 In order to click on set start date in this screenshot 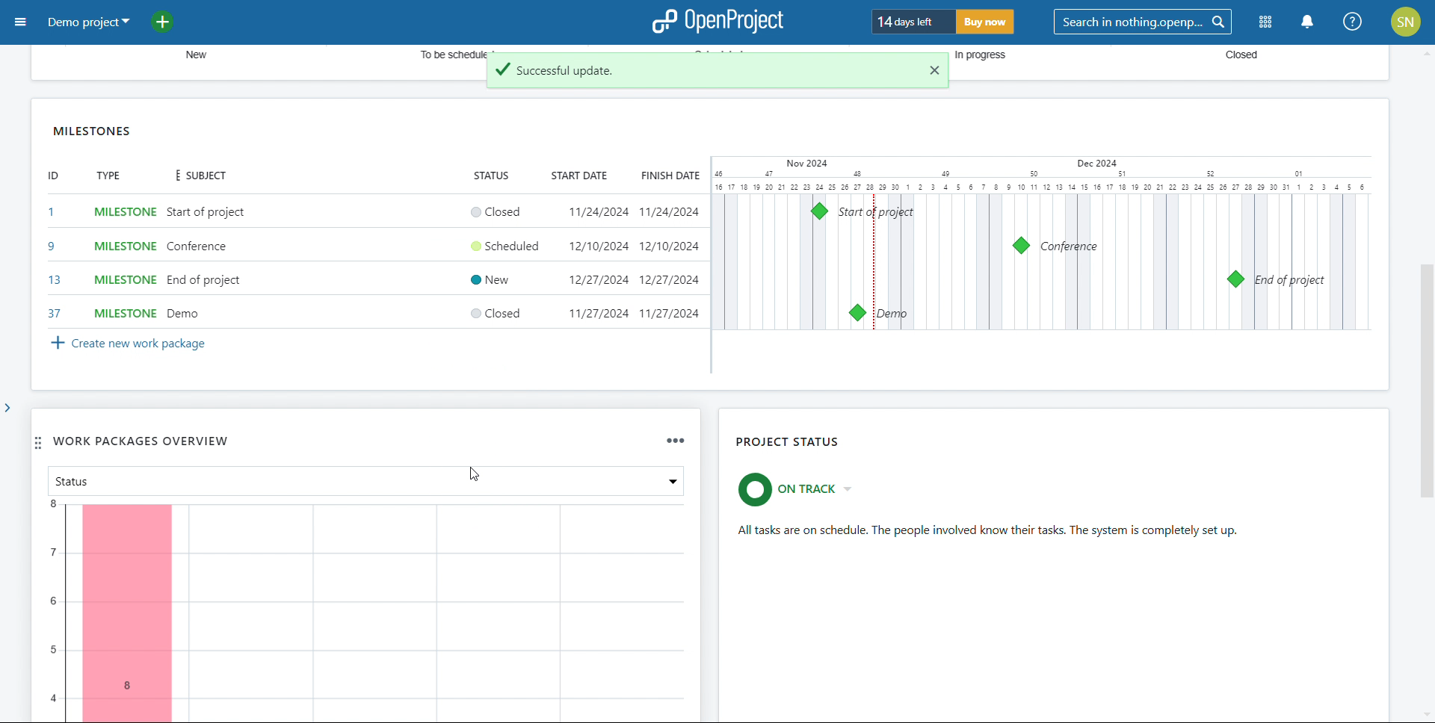, I will do `click(598, 263)`.